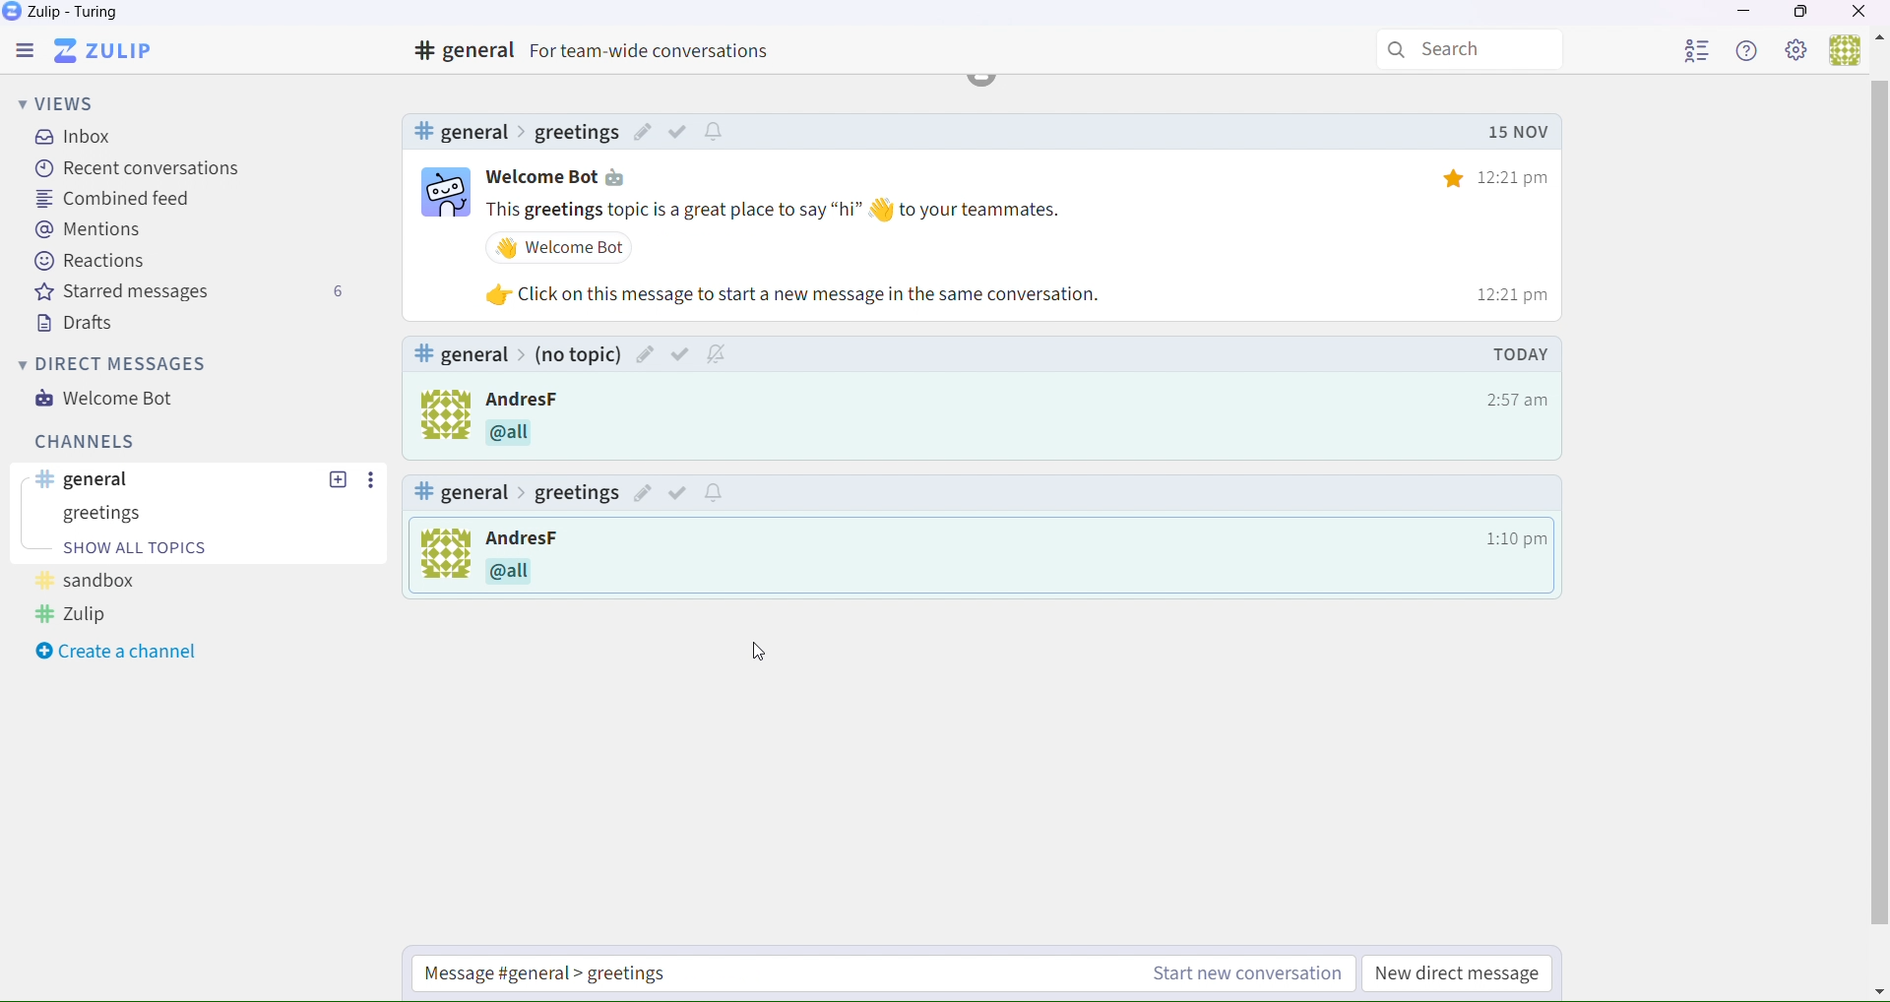  What do you see at coordinates (75, 618) in the screenshot?
I see `Zulip` at bounding box center [75, 618].